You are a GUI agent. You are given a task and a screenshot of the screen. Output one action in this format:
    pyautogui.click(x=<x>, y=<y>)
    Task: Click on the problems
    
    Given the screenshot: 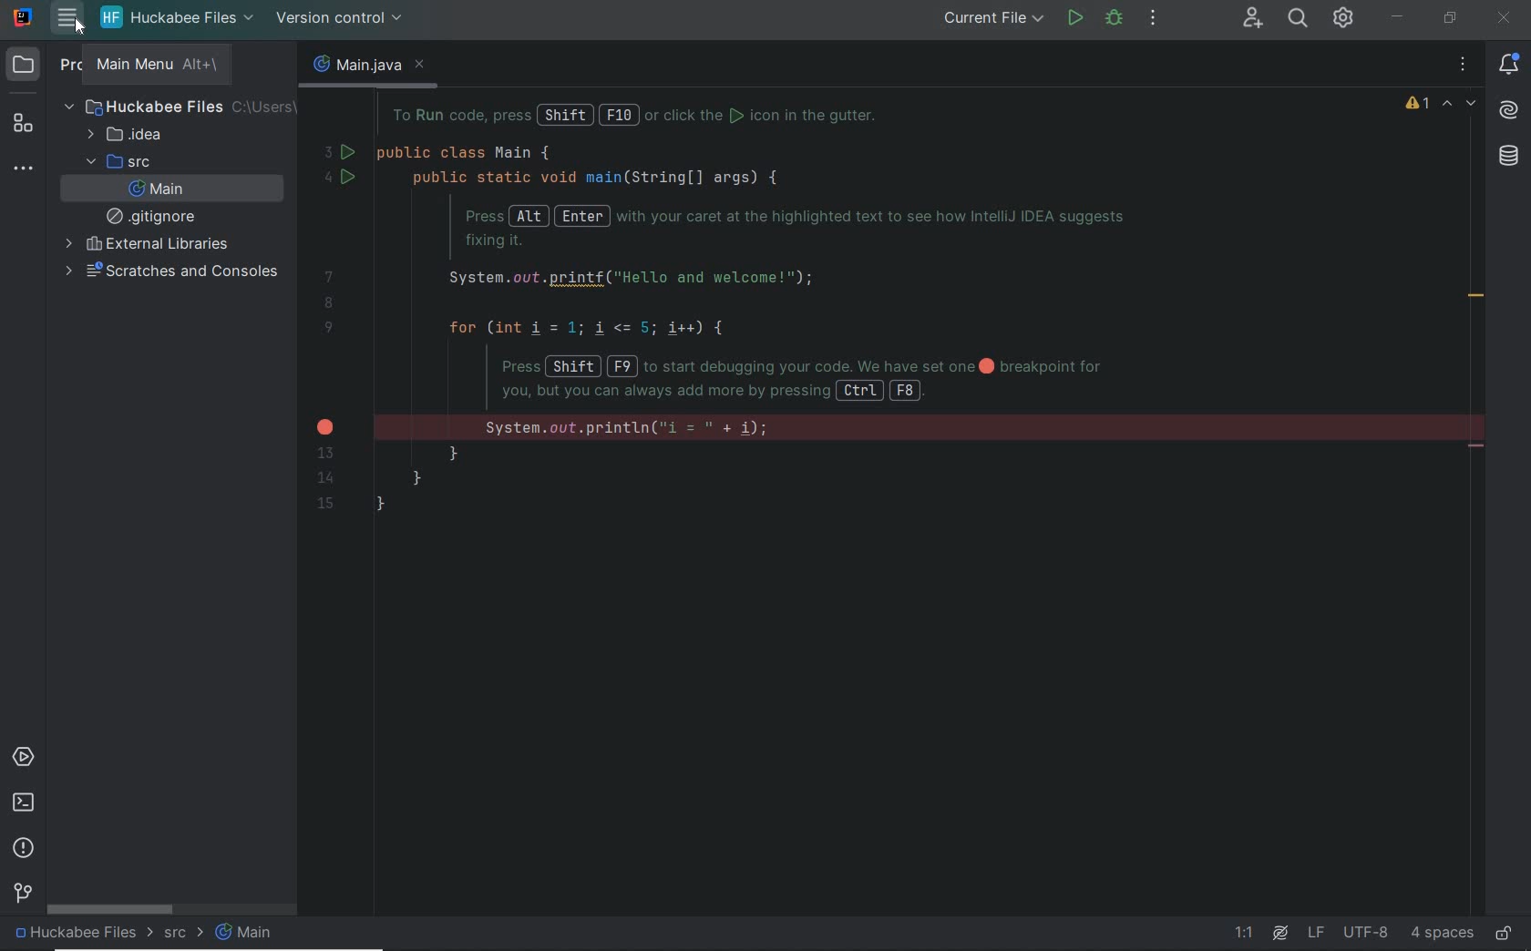 What is the action you would take?
    pyautogui.click(x=24, y=846)
    